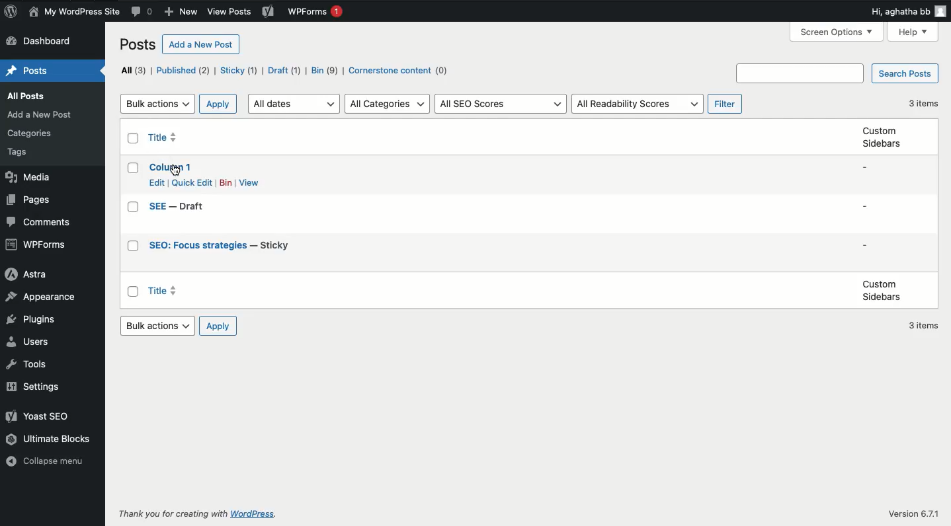 The width and height of the screenshot is (951, 526). I want to click on WPForms, so click(318, 12).